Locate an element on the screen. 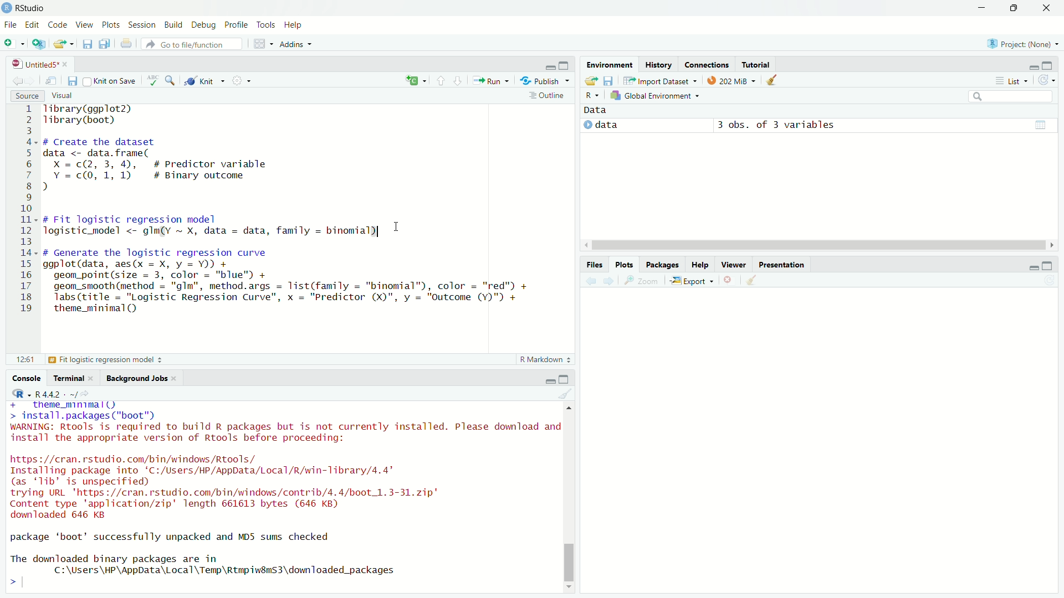  Show in new window is located at coordinates (51, 81).